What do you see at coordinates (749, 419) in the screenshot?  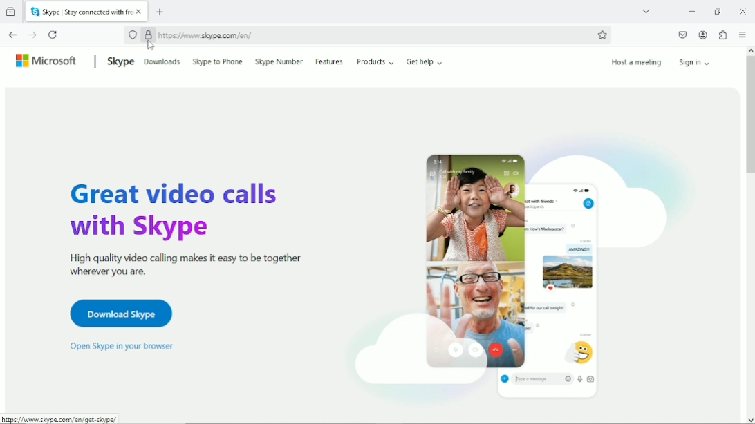 I see `scroll down` at bounding box center [749, 419].